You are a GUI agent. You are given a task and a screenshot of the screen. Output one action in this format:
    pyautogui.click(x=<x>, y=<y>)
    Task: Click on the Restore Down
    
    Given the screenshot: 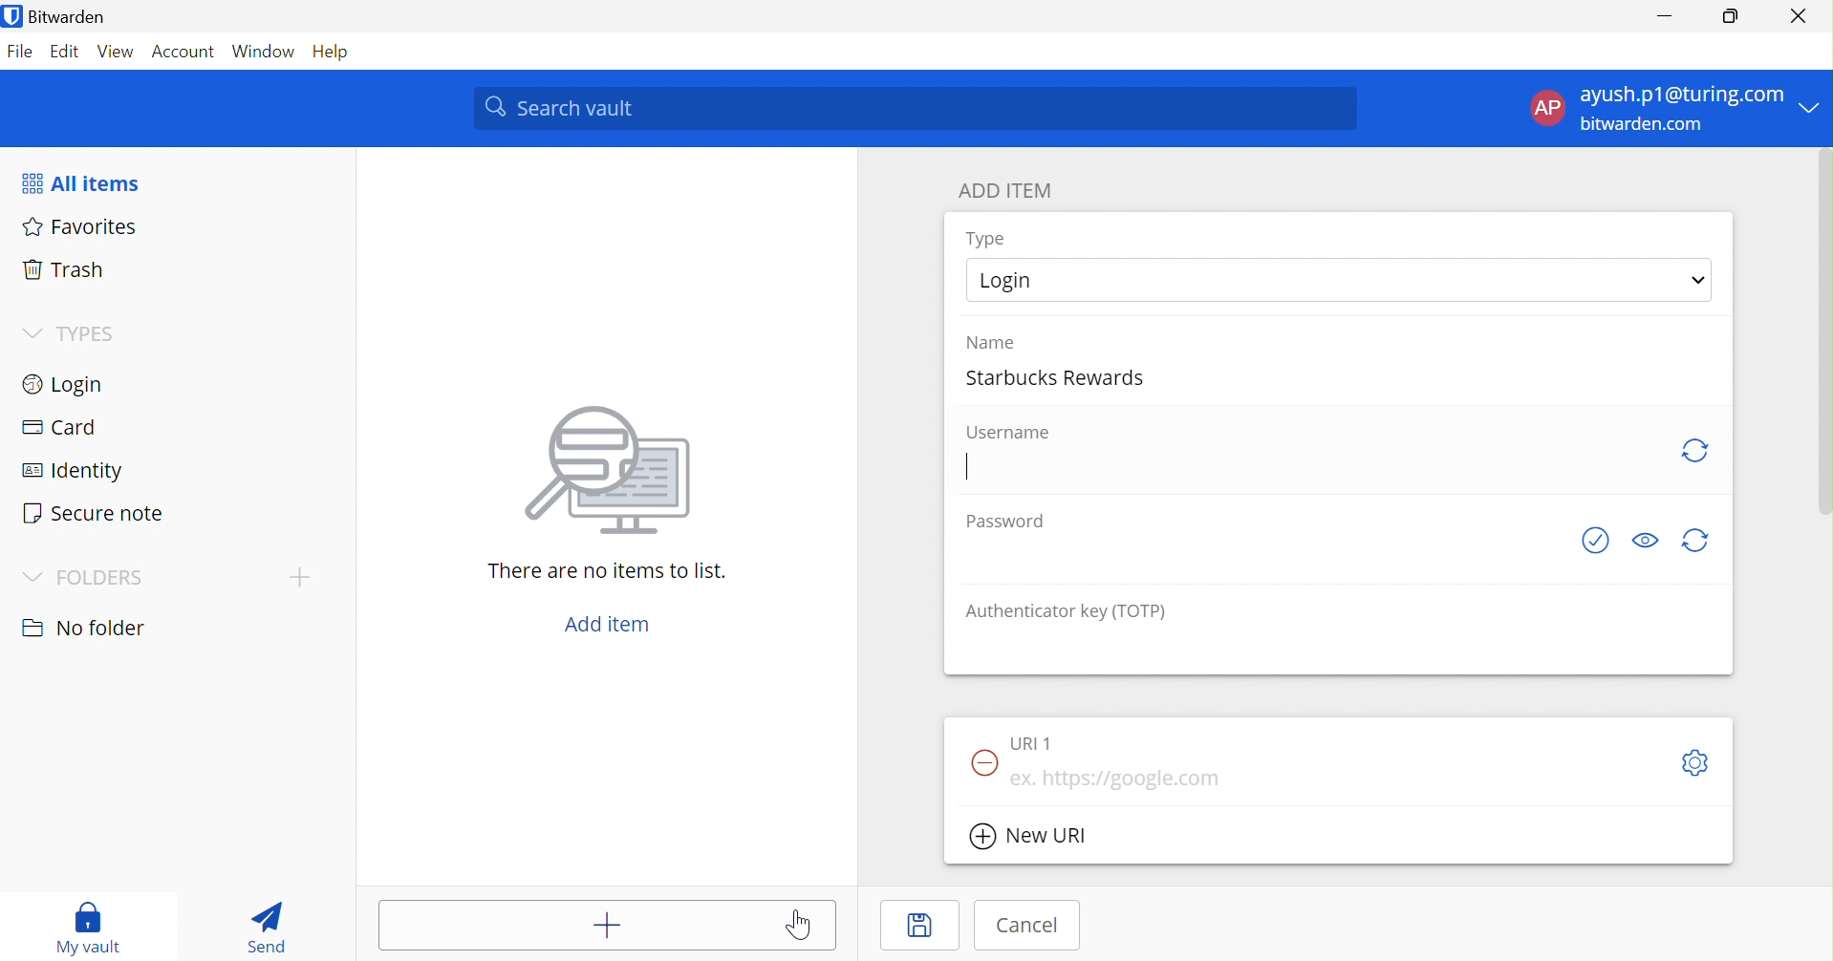 What is the action you would take?
    pyautogui.click(x=1732, y=13)
    